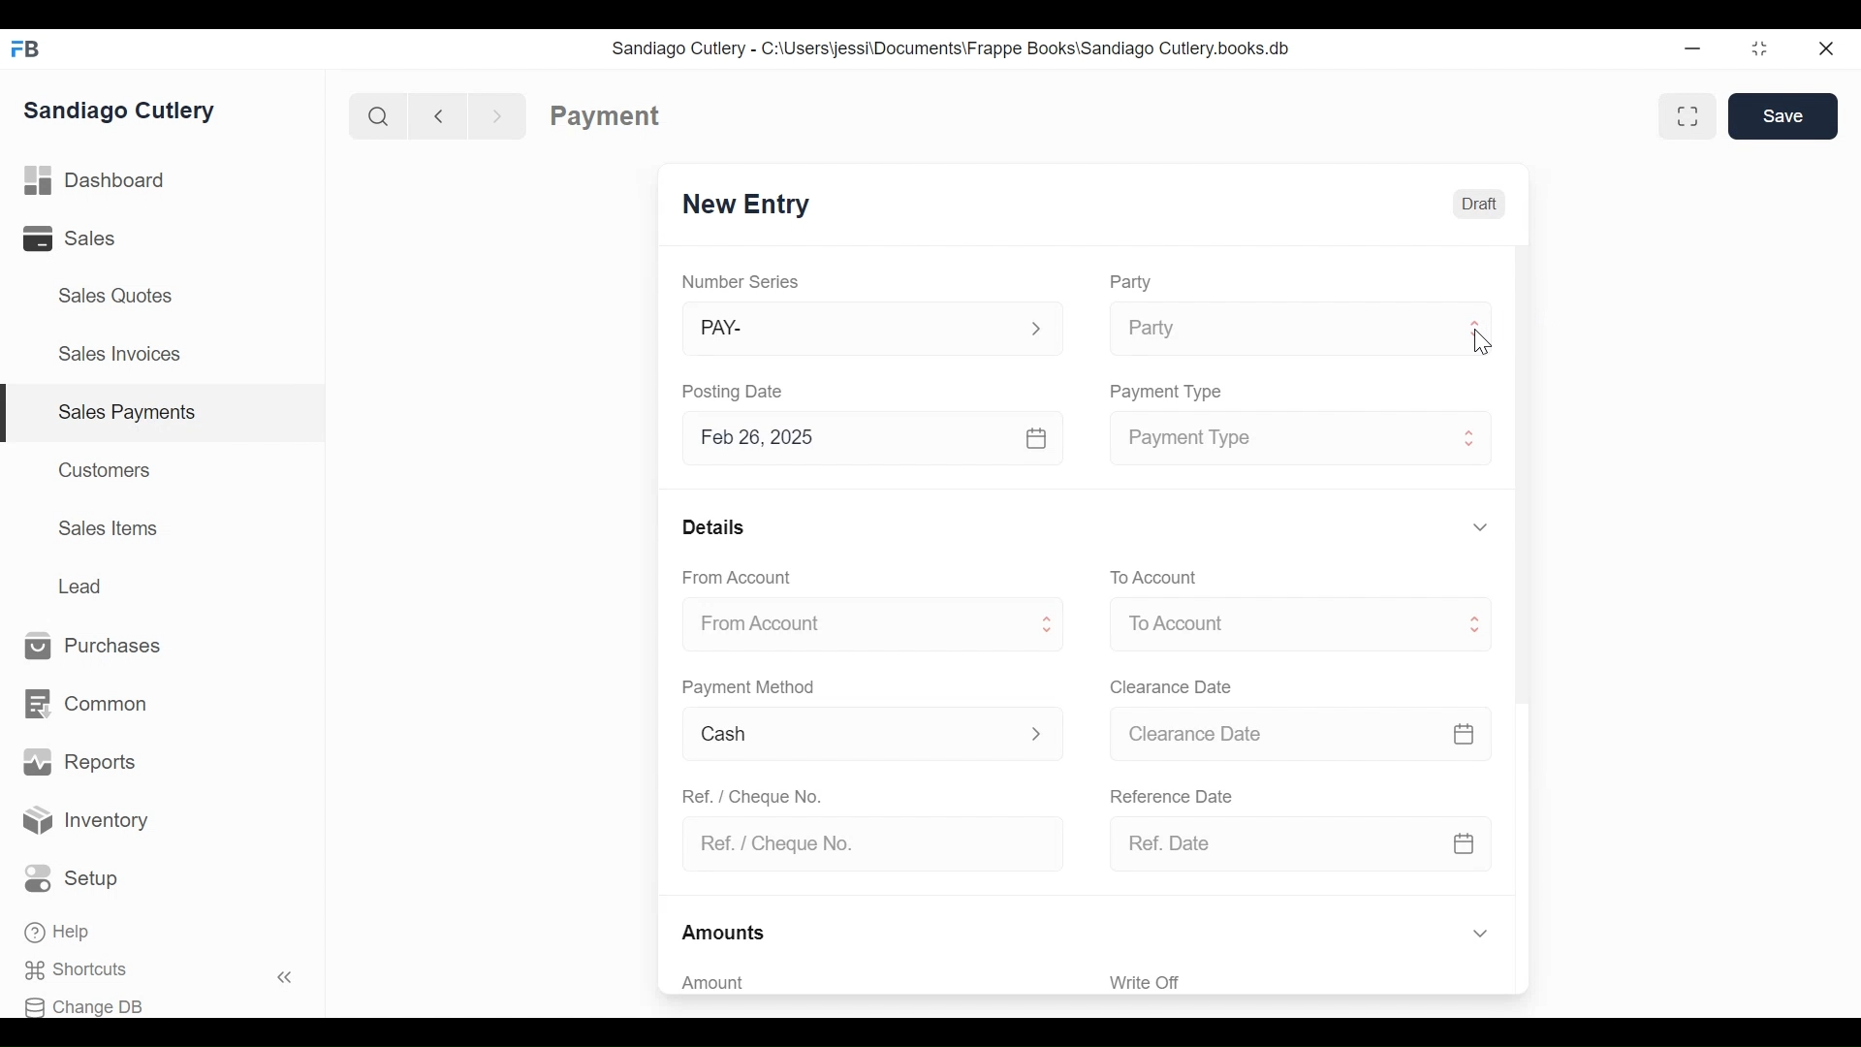 The height and width of the screenshot is (1047, 1861). I want to click on Setup, so click(77, 879).